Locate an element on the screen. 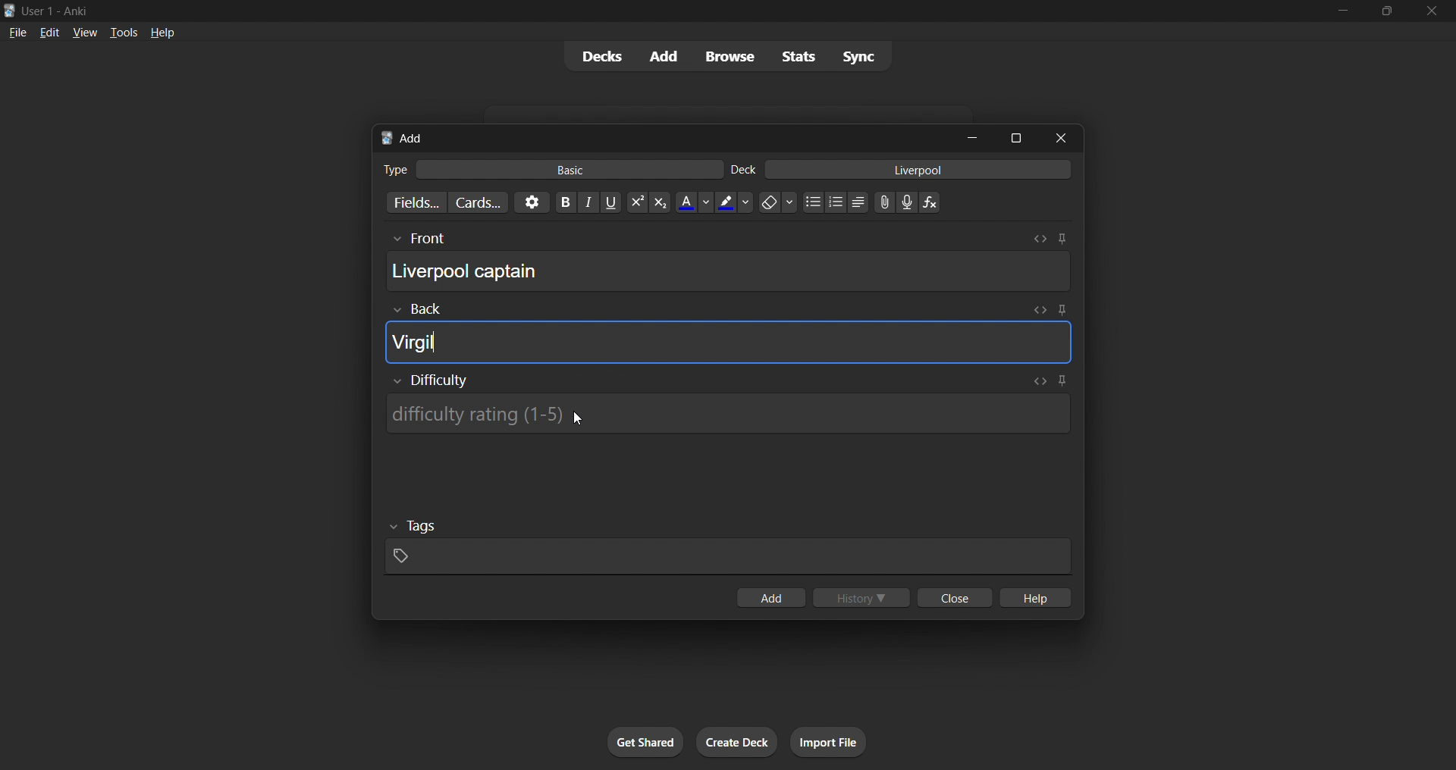  add is located at coordinates (665, 57).